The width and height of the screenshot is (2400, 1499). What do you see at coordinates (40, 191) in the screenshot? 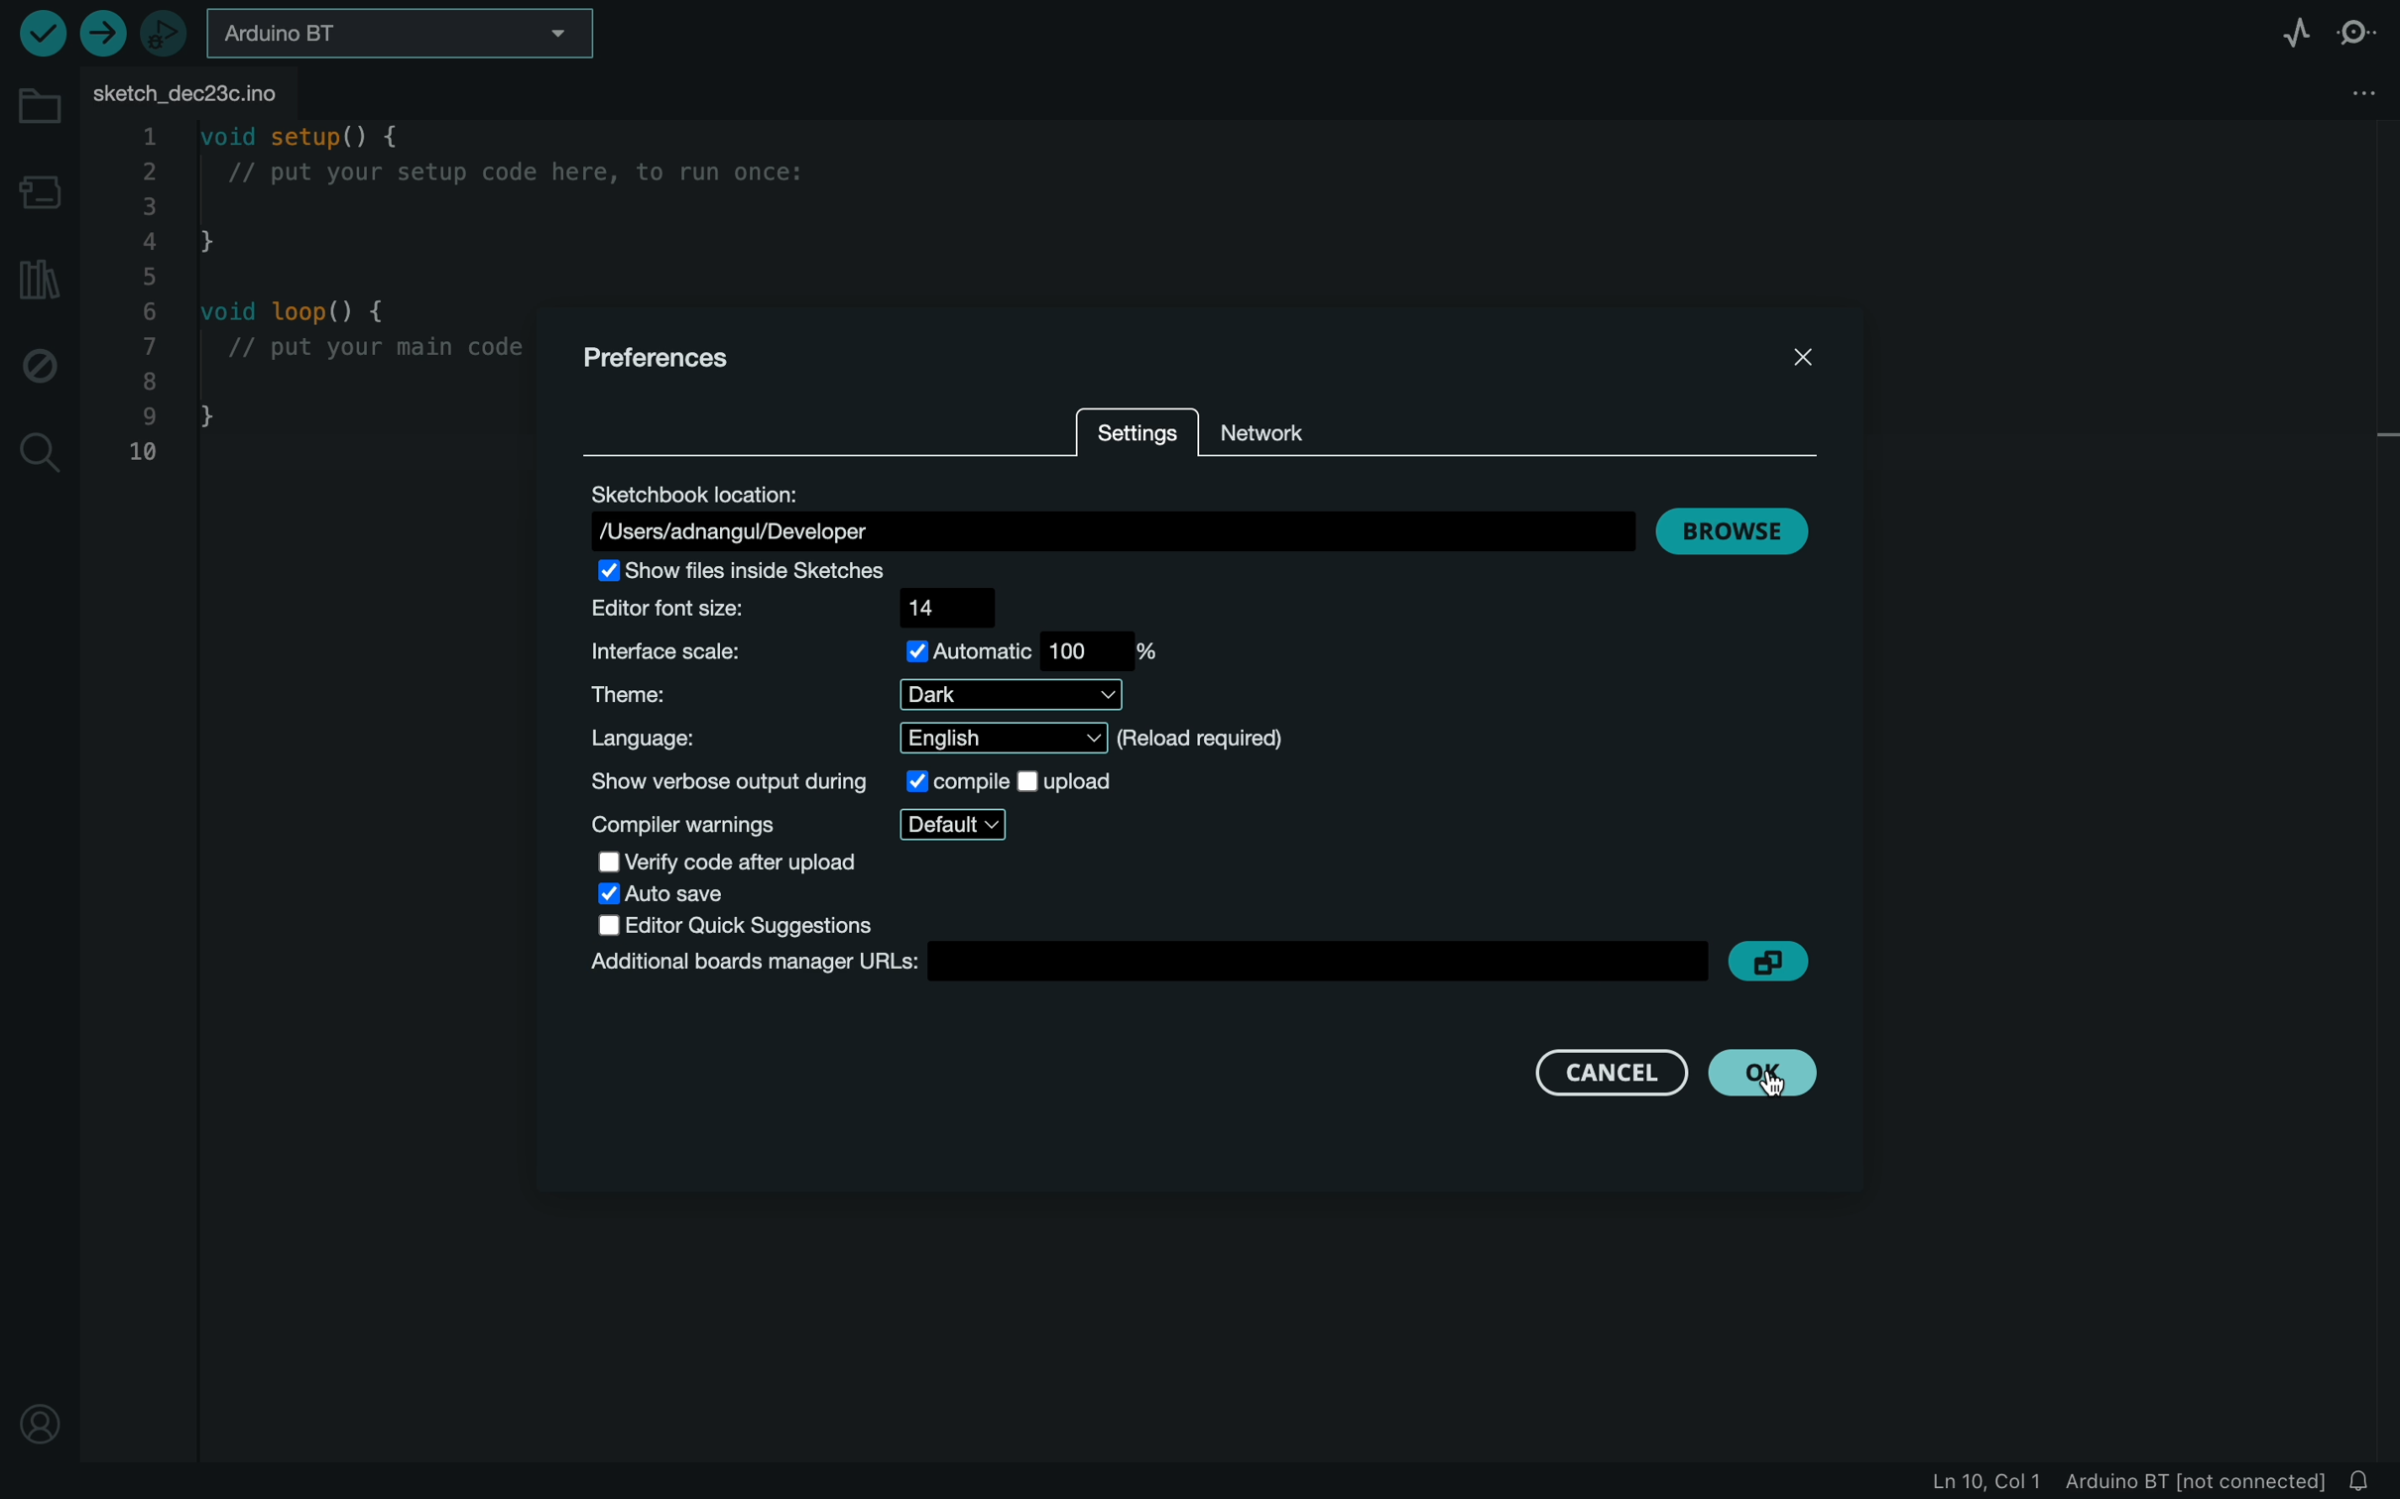
I see `board manager` at bounding box center [40, 191].